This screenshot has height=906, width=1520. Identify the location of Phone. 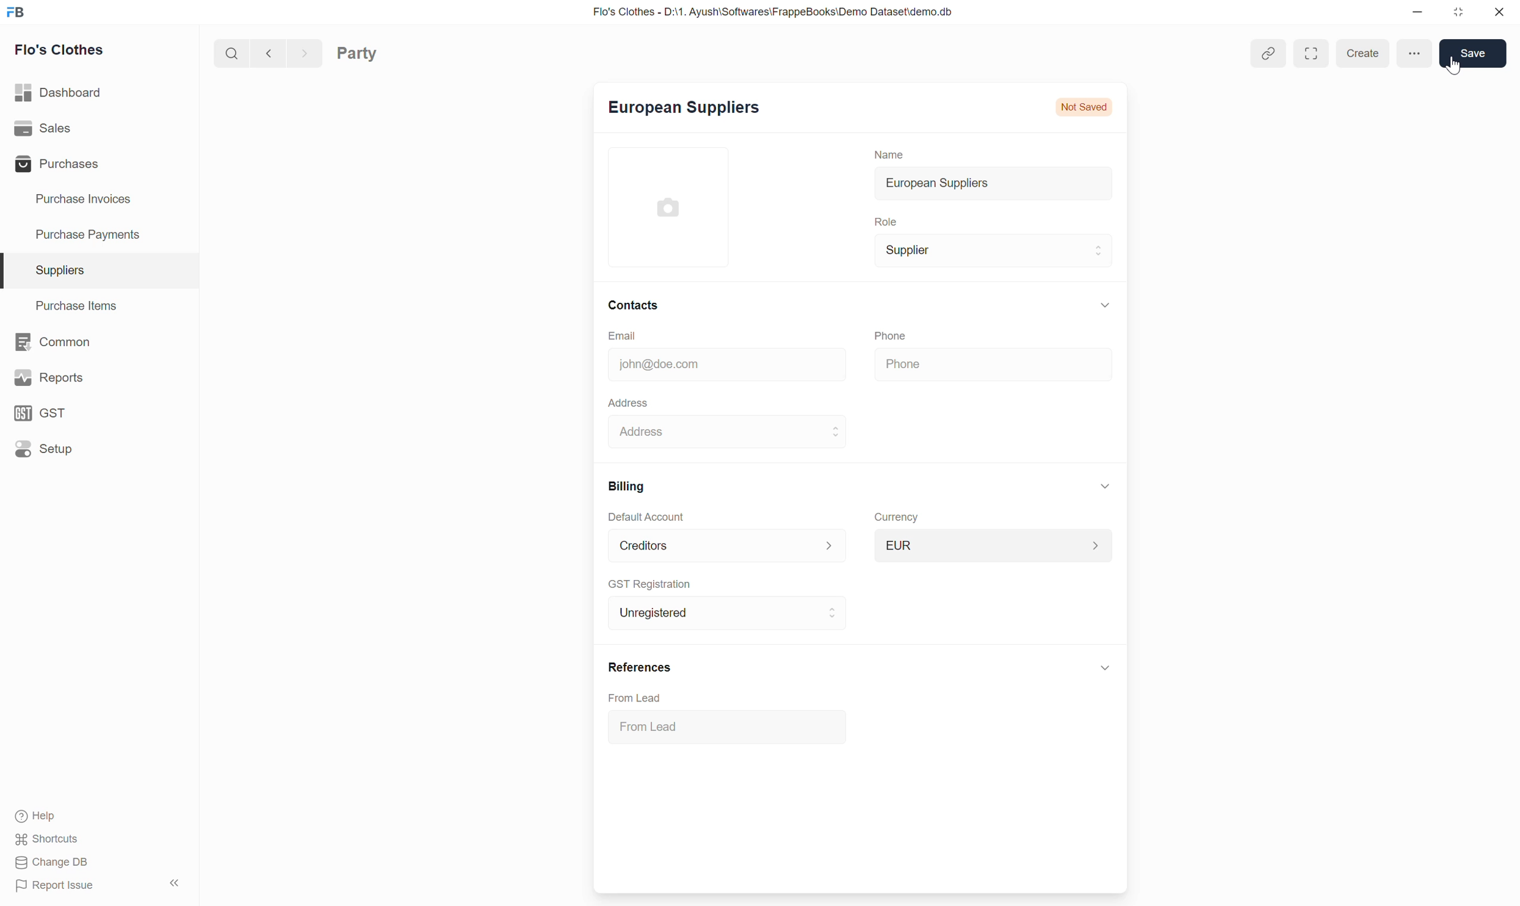
(905, 333).